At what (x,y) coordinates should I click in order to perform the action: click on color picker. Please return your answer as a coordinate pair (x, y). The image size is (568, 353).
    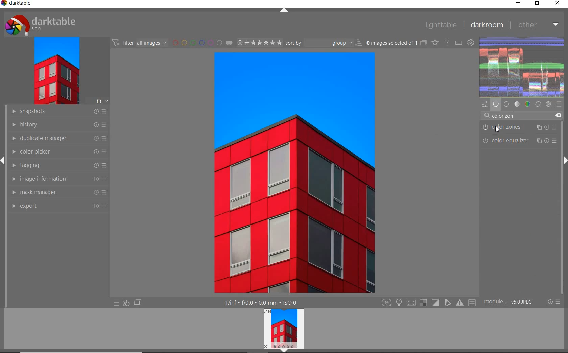
    Looking at the image, I should click on (58, 153).